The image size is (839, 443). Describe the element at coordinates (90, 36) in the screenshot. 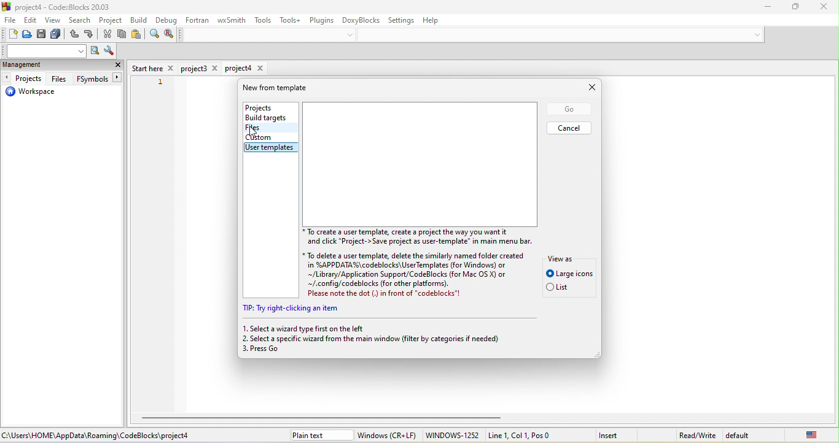

I see `redo` at that location.